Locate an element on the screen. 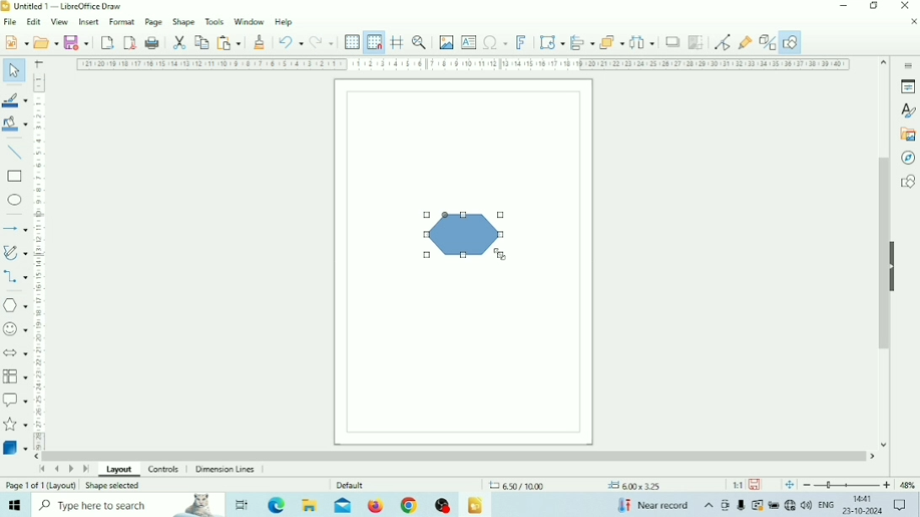 This screenshot has height=517, width=920. Transformations is located at coordinates (551, 41).